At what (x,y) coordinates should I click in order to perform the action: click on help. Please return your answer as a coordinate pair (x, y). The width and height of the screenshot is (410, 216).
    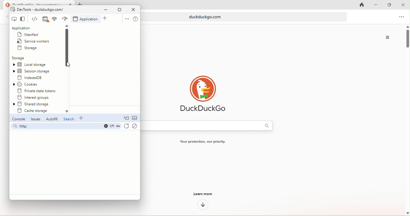
    Looking at the image, I should click on (136, 19).